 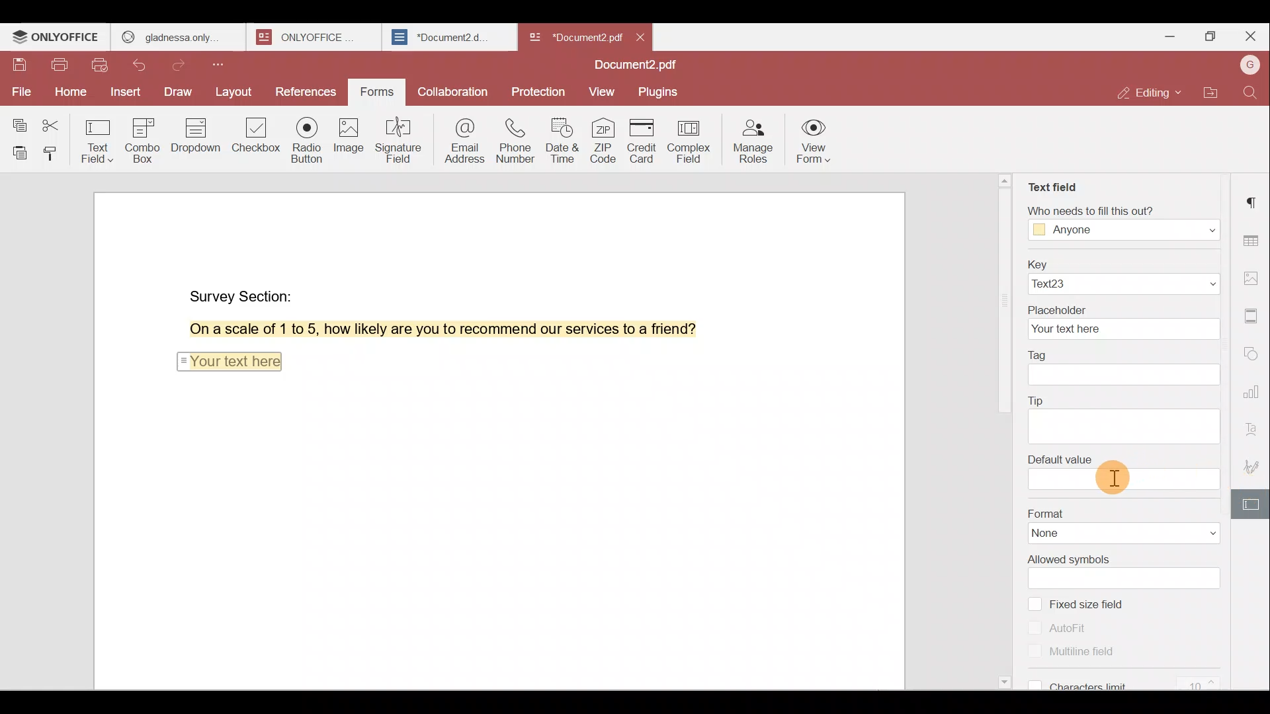 I want to click on Text field, so click(x=1055, y=188).